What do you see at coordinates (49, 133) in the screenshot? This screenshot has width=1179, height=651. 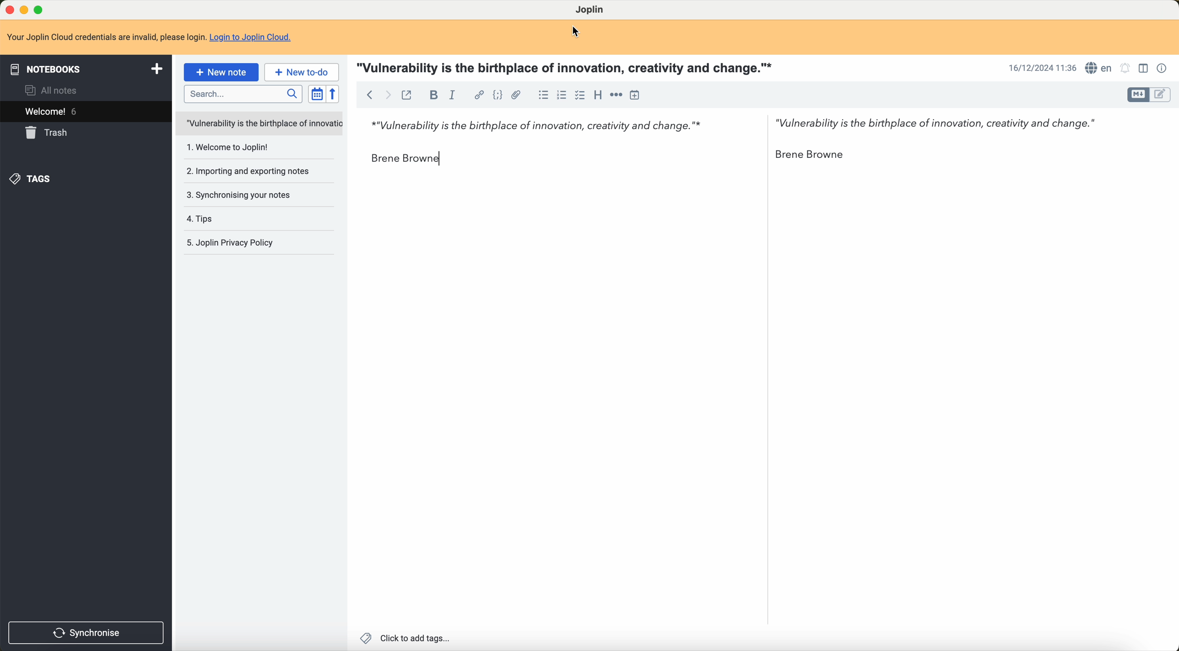 I see `trash` at bounding box center [49, 133].